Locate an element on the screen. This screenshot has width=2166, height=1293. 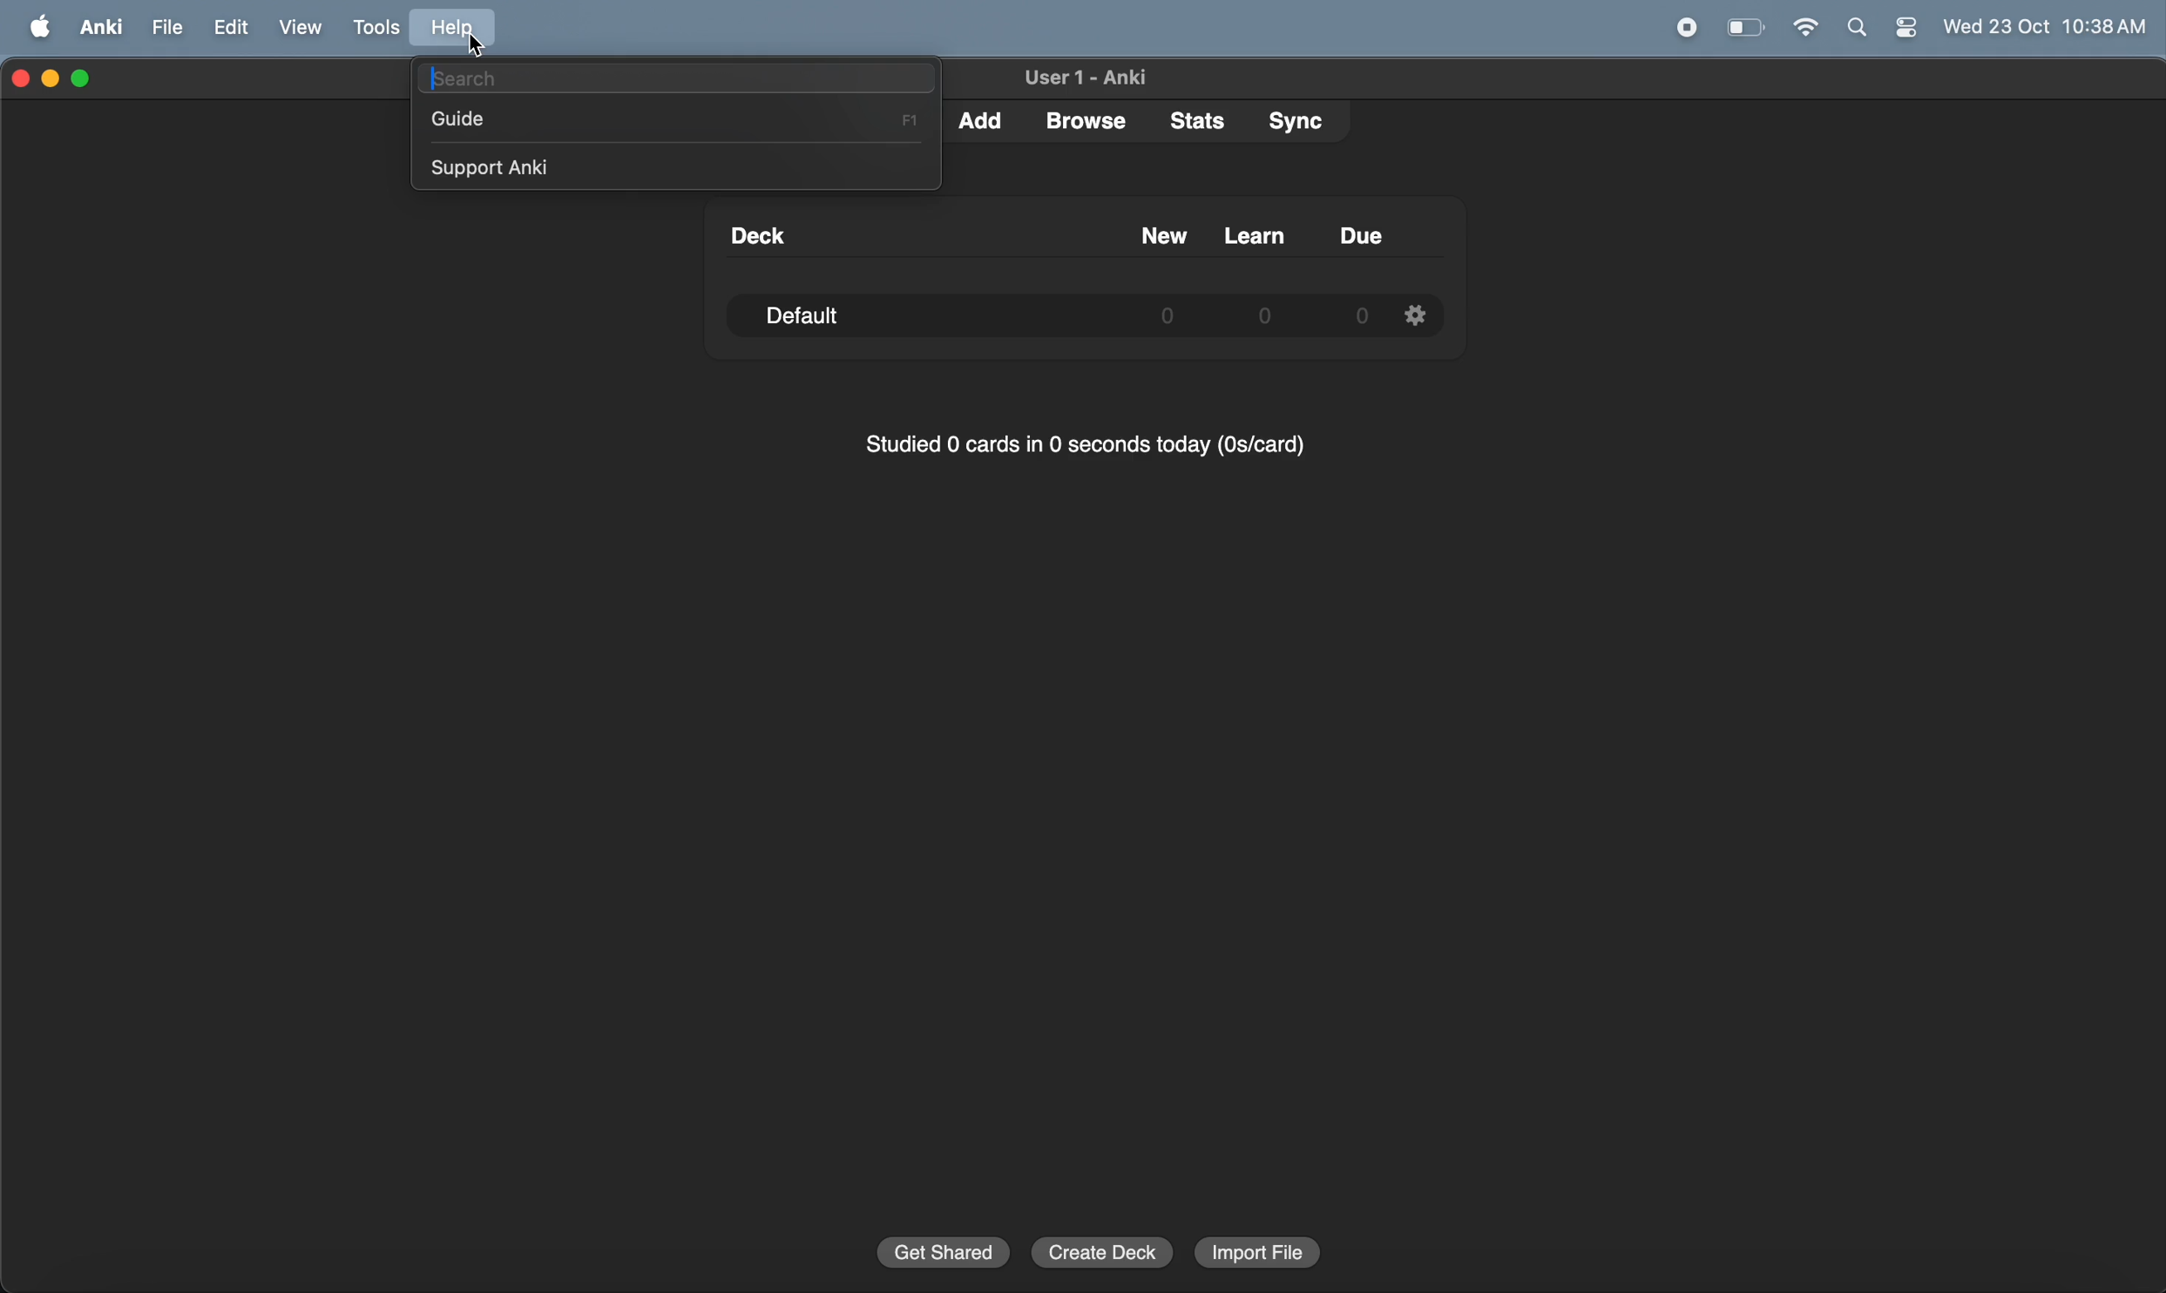
battery is located at coordinates (1744, 28).